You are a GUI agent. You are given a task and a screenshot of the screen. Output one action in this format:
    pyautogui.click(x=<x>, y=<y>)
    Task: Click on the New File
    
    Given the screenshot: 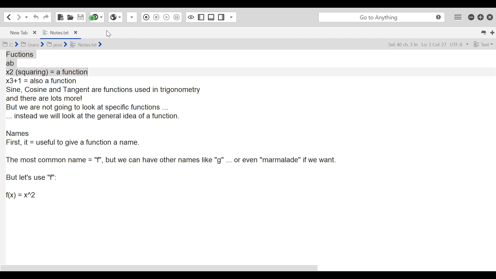 What is the action you would take?
    pyautogui.click(x=61, y=17)
    